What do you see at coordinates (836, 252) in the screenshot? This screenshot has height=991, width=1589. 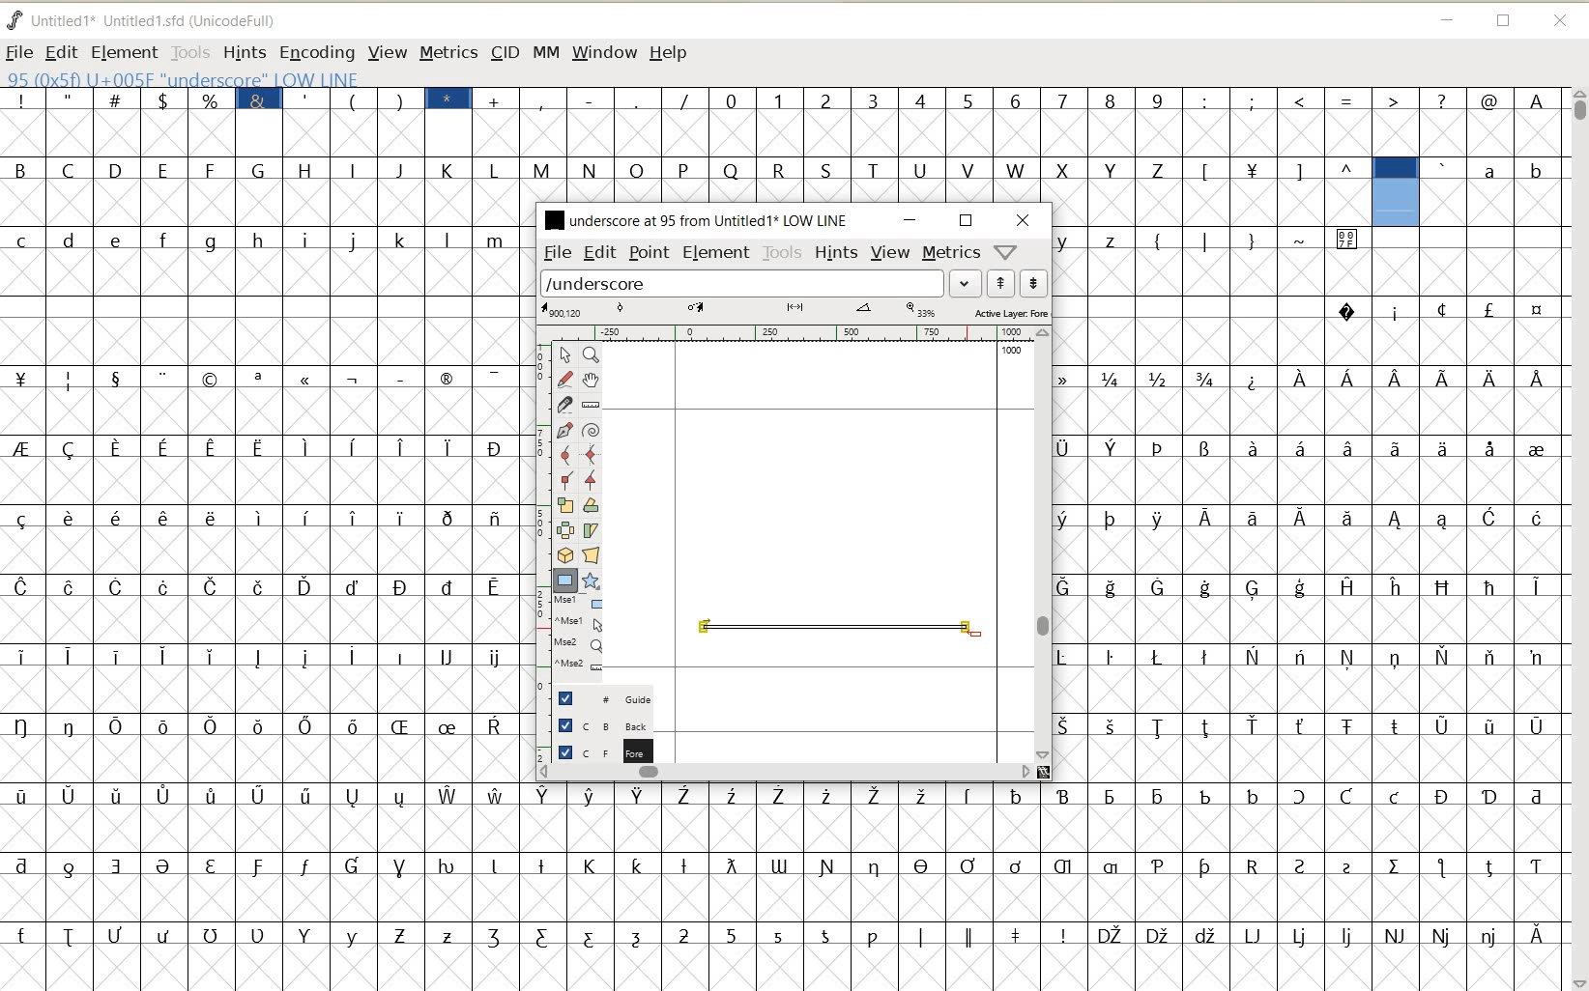 I see `HINTS` at bounding box center [836, 252].